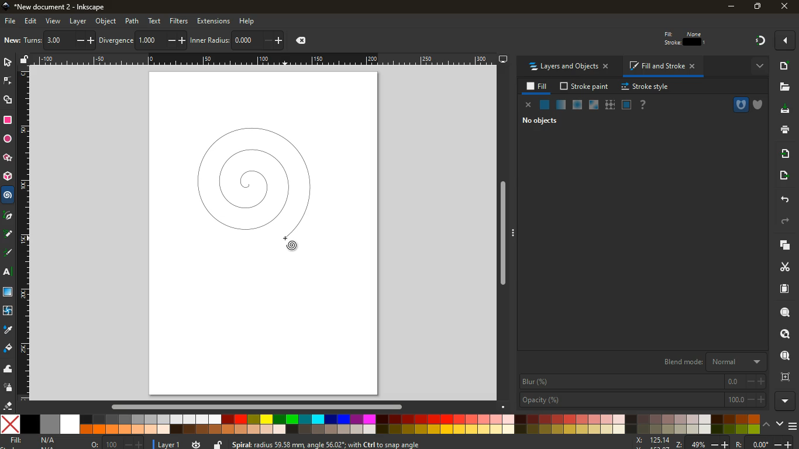  I want to click on square, so click(9, 121).